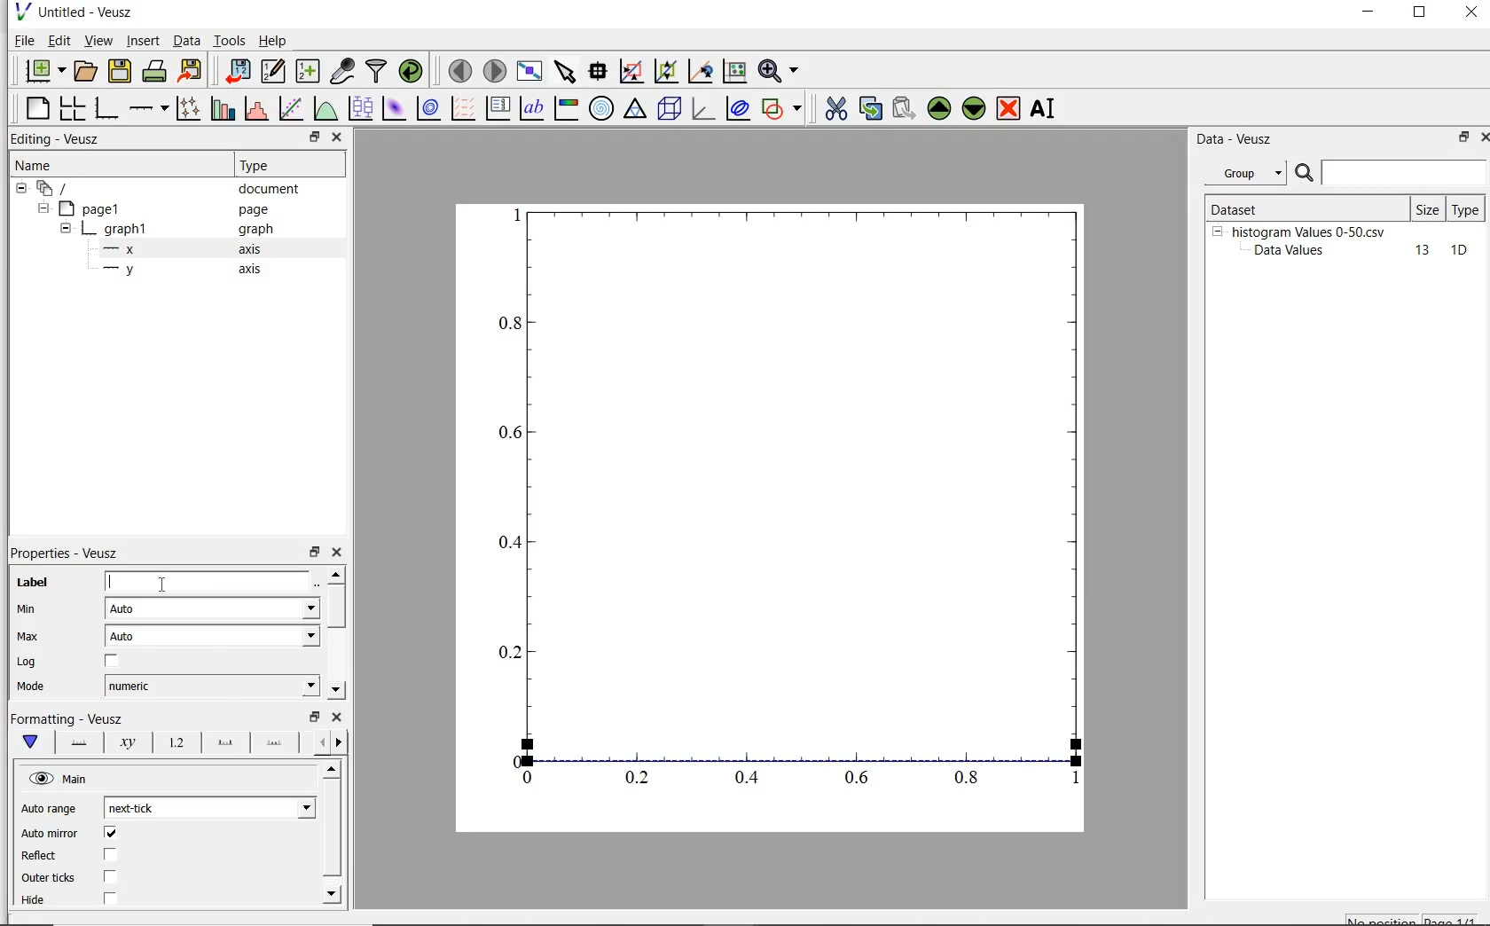  Describe the element at coordinates (50, 832) in the screenshot. I see `‘Auto mirror` at that location.